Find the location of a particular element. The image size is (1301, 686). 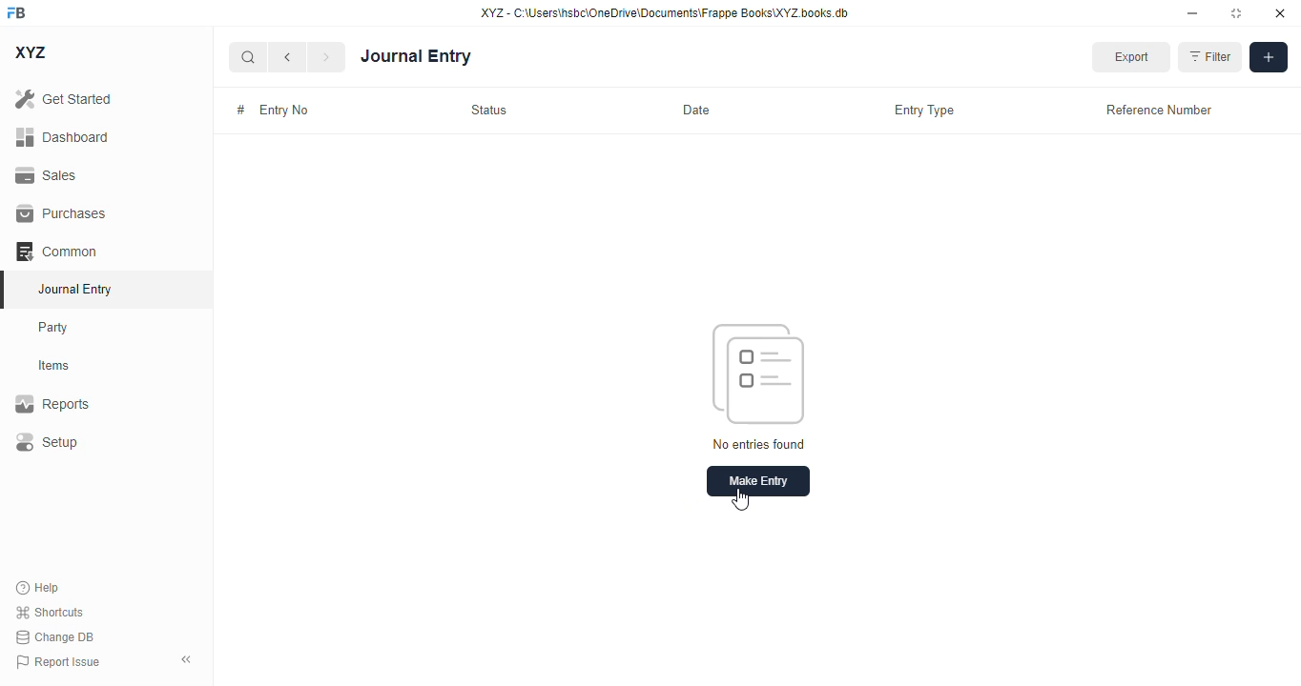

get started is located at coordinates (64, 99).